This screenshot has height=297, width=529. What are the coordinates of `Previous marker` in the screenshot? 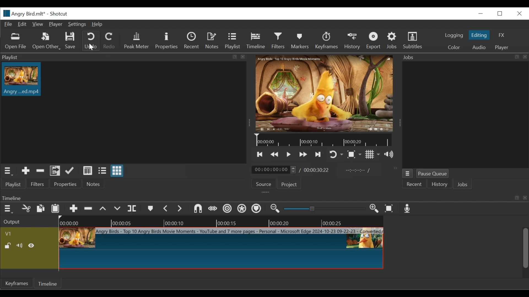 It's located at (166, 209).